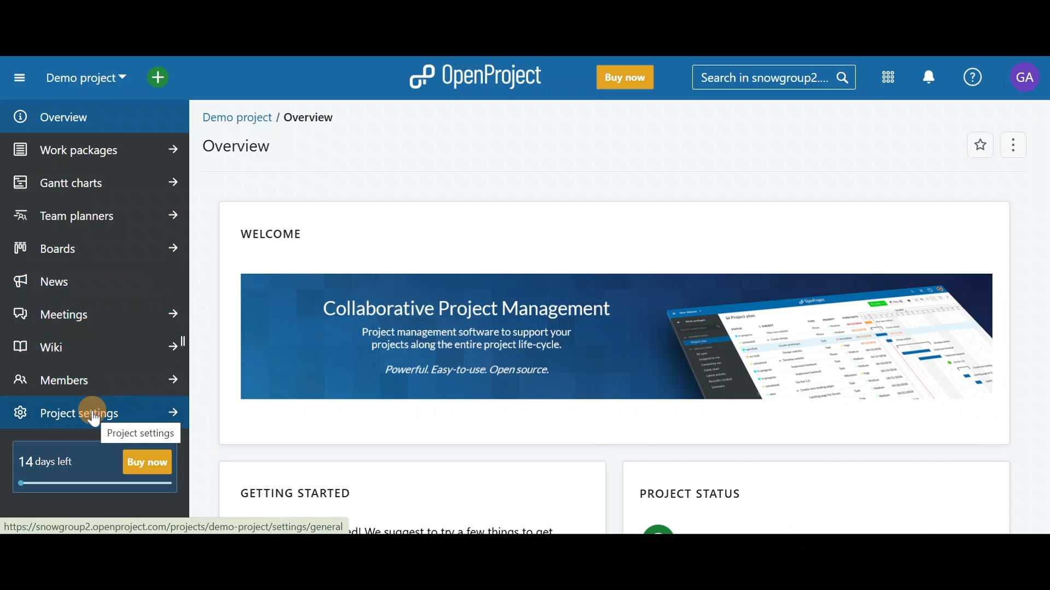 The image size is (1050, 590). What do you see at coordinates (971, 80) in the screenshot?
I see `Help` at bounding box center [971, 80].